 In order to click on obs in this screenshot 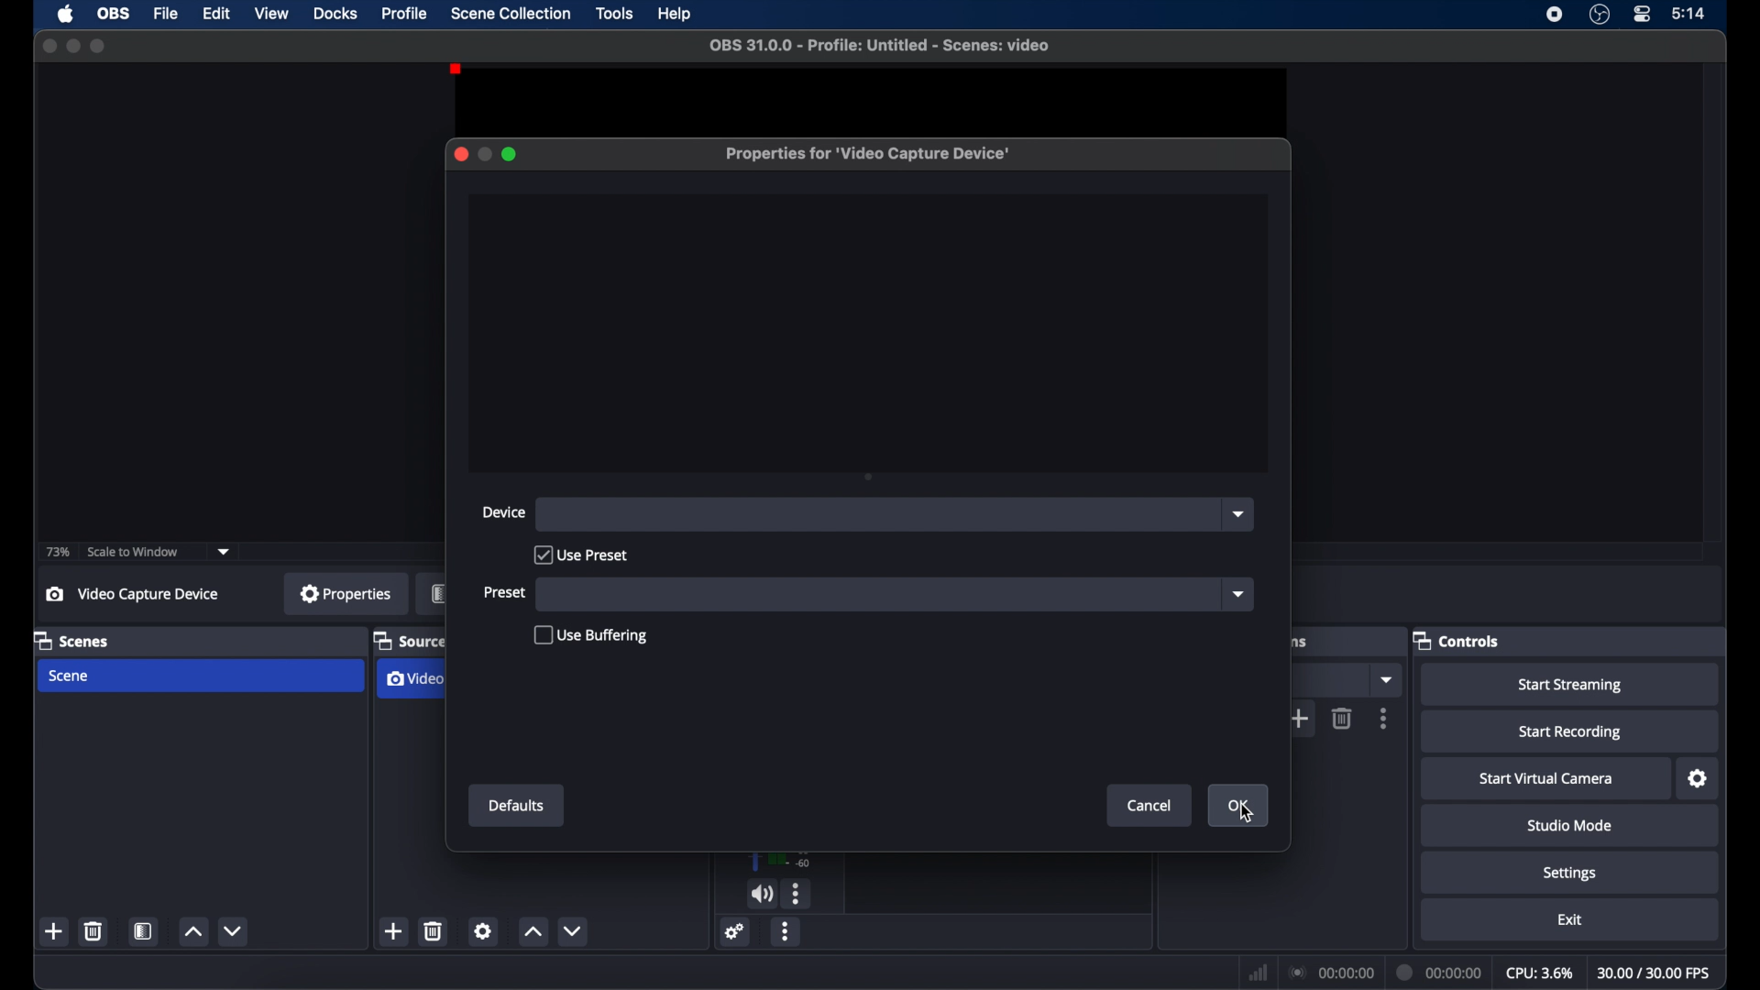, I will do `click(114, 14)`.